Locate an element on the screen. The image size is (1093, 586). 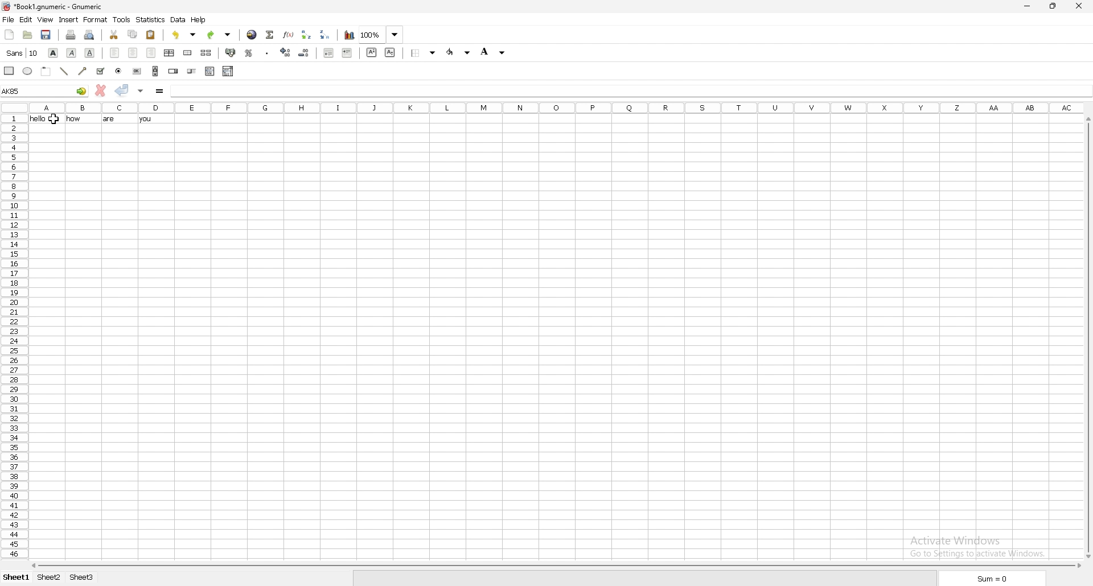
you is located at coordinates (146, 119).